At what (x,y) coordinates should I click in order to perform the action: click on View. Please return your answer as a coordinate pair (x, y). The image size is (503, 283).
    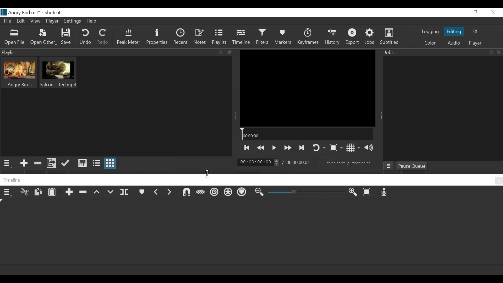
    Looking at the image, I should click on (36, 21).